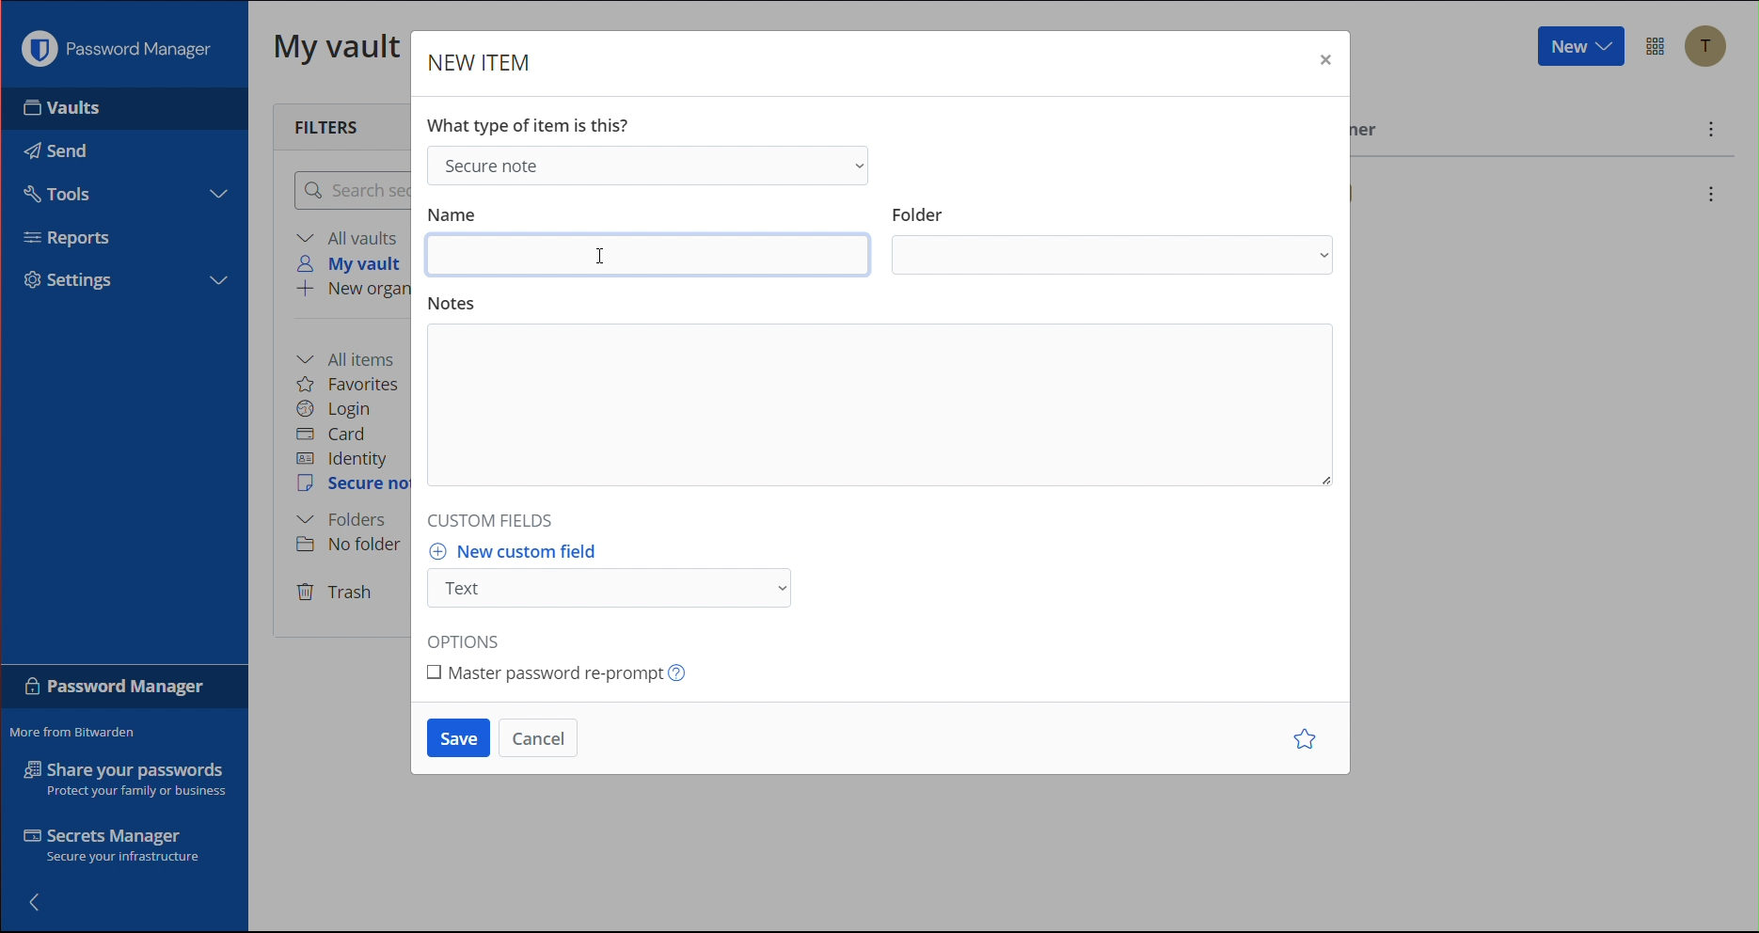  Describe the element at coordinates (341, 520) in the screenshot. I see `Folders` at that location.